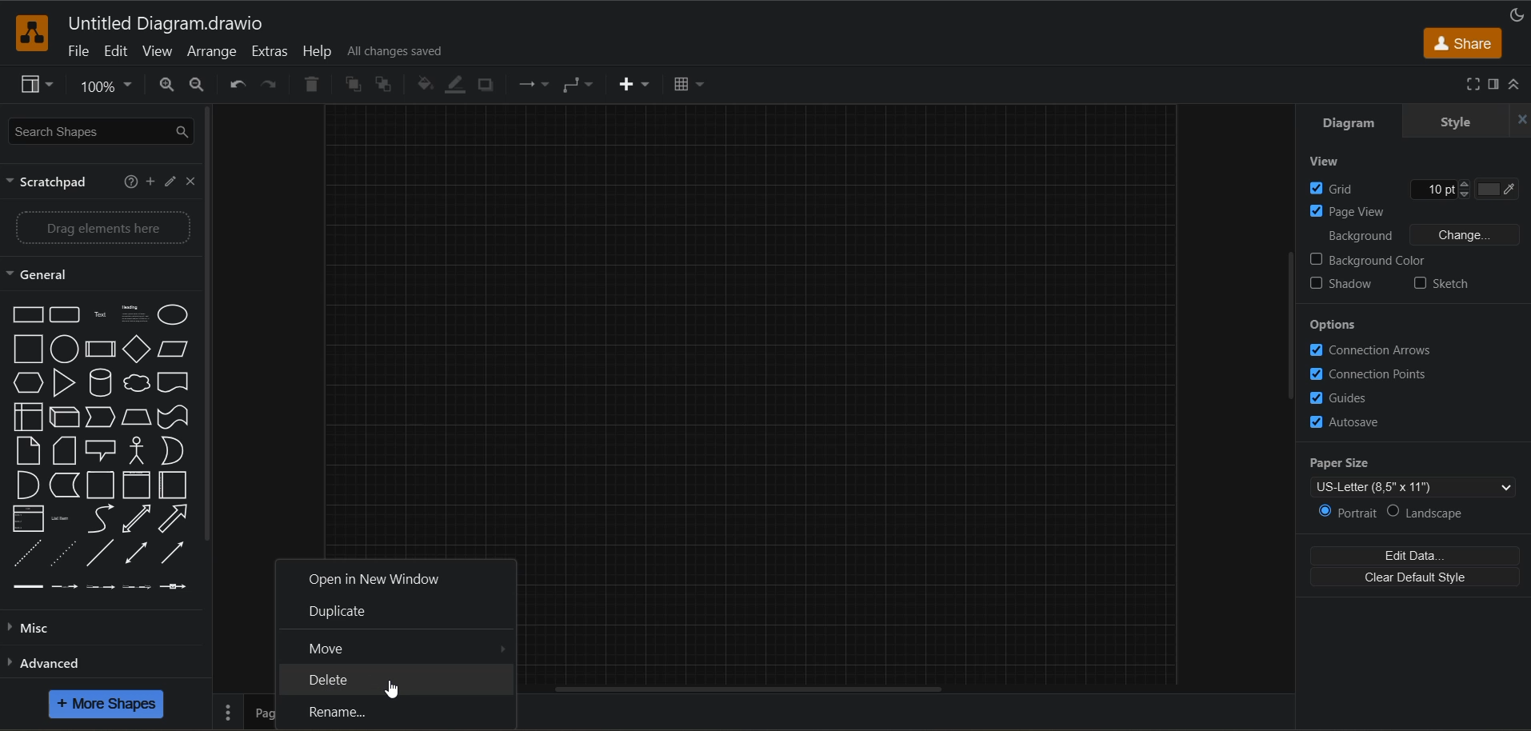 The width and height of the screenshot is (1531, 731). What do you see at coordinates (59, 667) in the screenshot?
I see `advanced` at bounding box center [59, 667].